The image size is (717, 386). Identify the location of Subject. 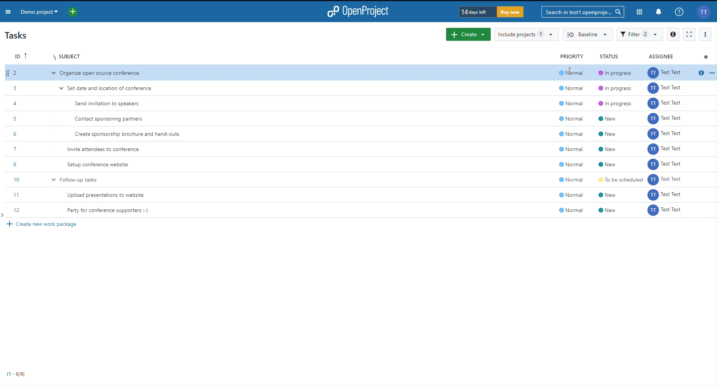
(67, 55).